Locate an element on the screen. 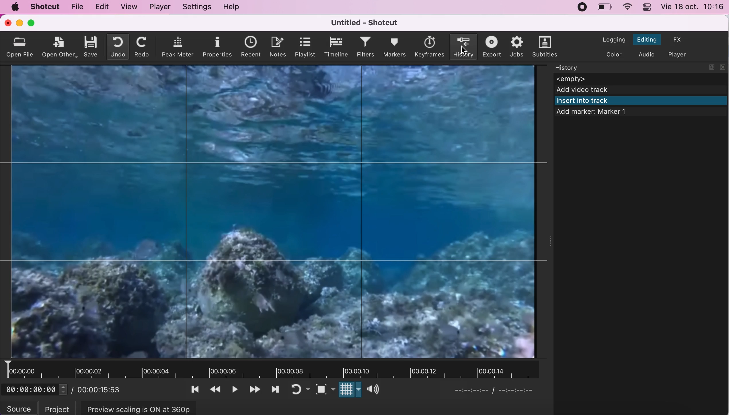  redo is located at coordinates (141, 47).